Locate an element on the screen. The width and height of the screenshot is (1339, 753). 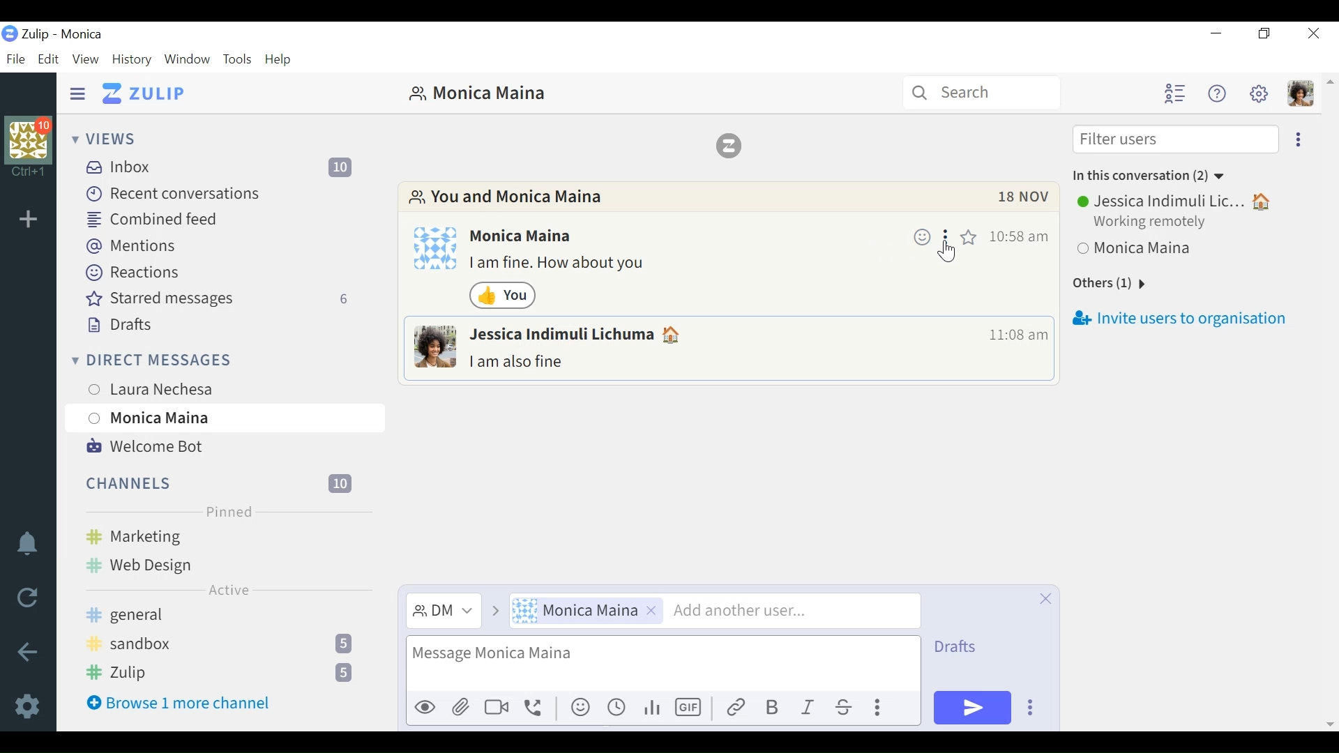
Web Design is located at coordinates (171, 563).